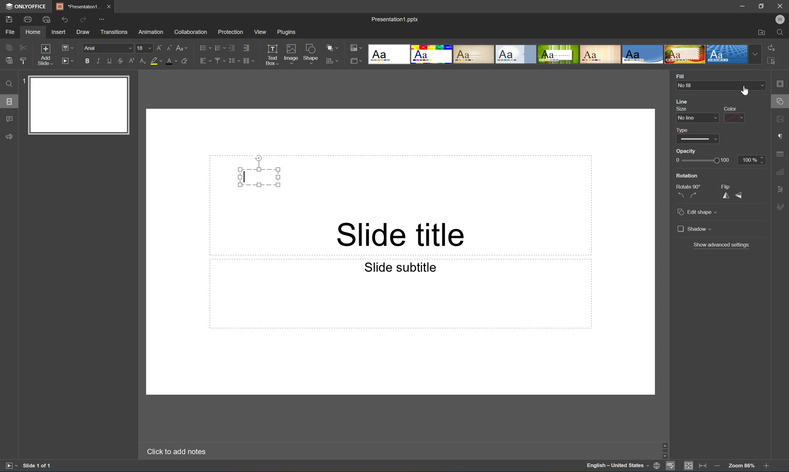  What do you see at coordinates (108, 5) in the screenshot?
I see `Close` at bounding box center [108, 5].